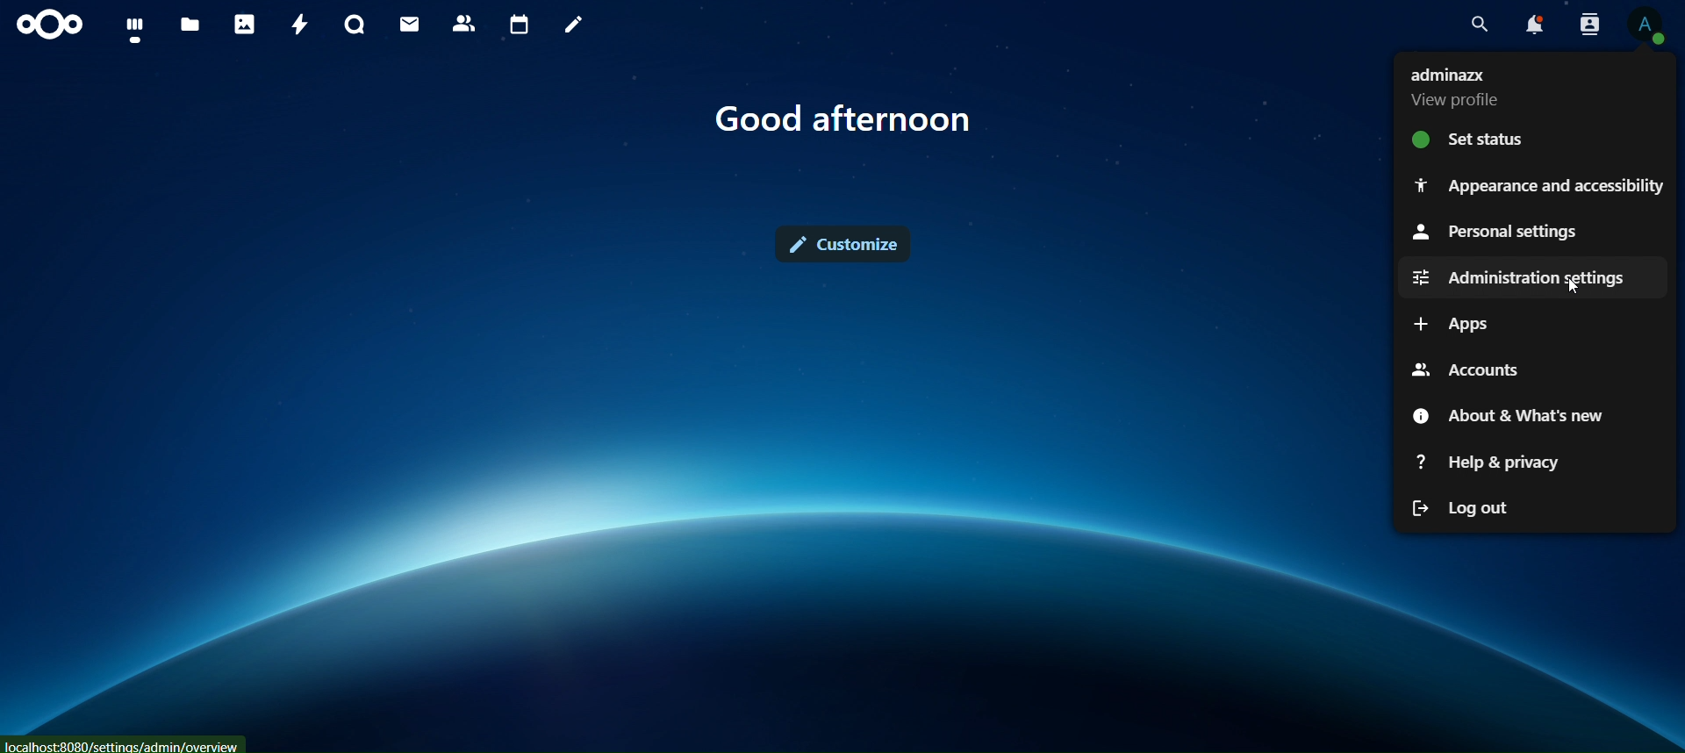 This screenshot has width=1685, height=753. I want to click on accounts, so click(1495, 368).